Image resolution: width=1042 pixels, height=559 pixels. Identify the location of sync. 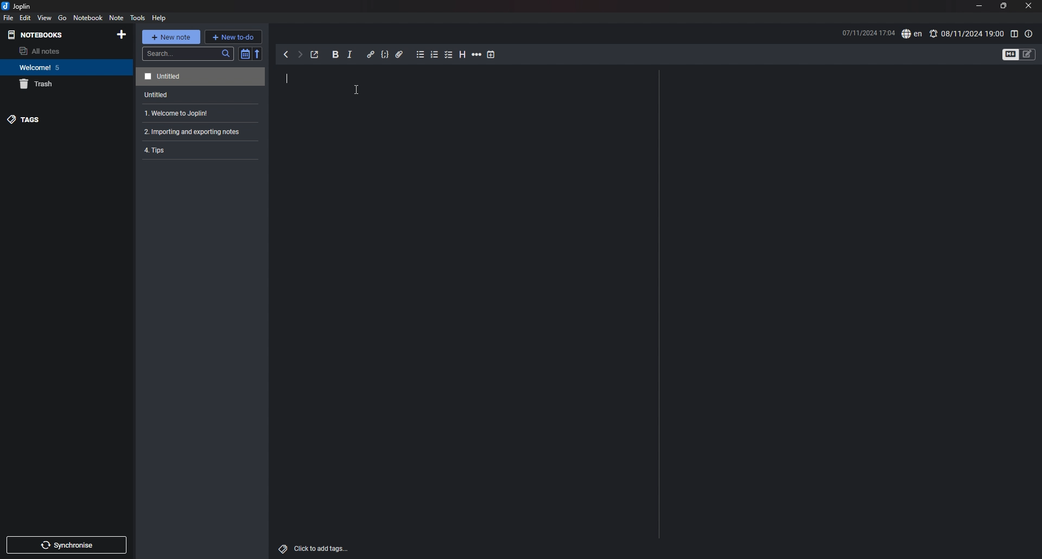
(66, 544).